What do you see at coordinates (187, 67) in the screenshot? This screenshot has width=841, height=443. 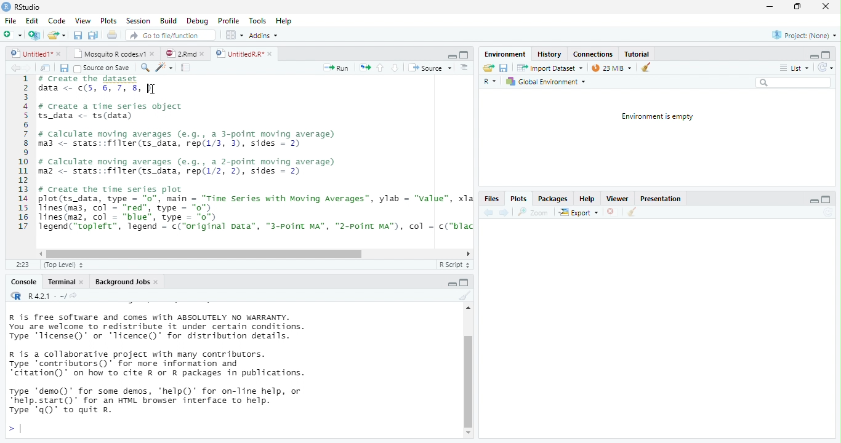 I see `compile report` at bounding box center [187, 67].